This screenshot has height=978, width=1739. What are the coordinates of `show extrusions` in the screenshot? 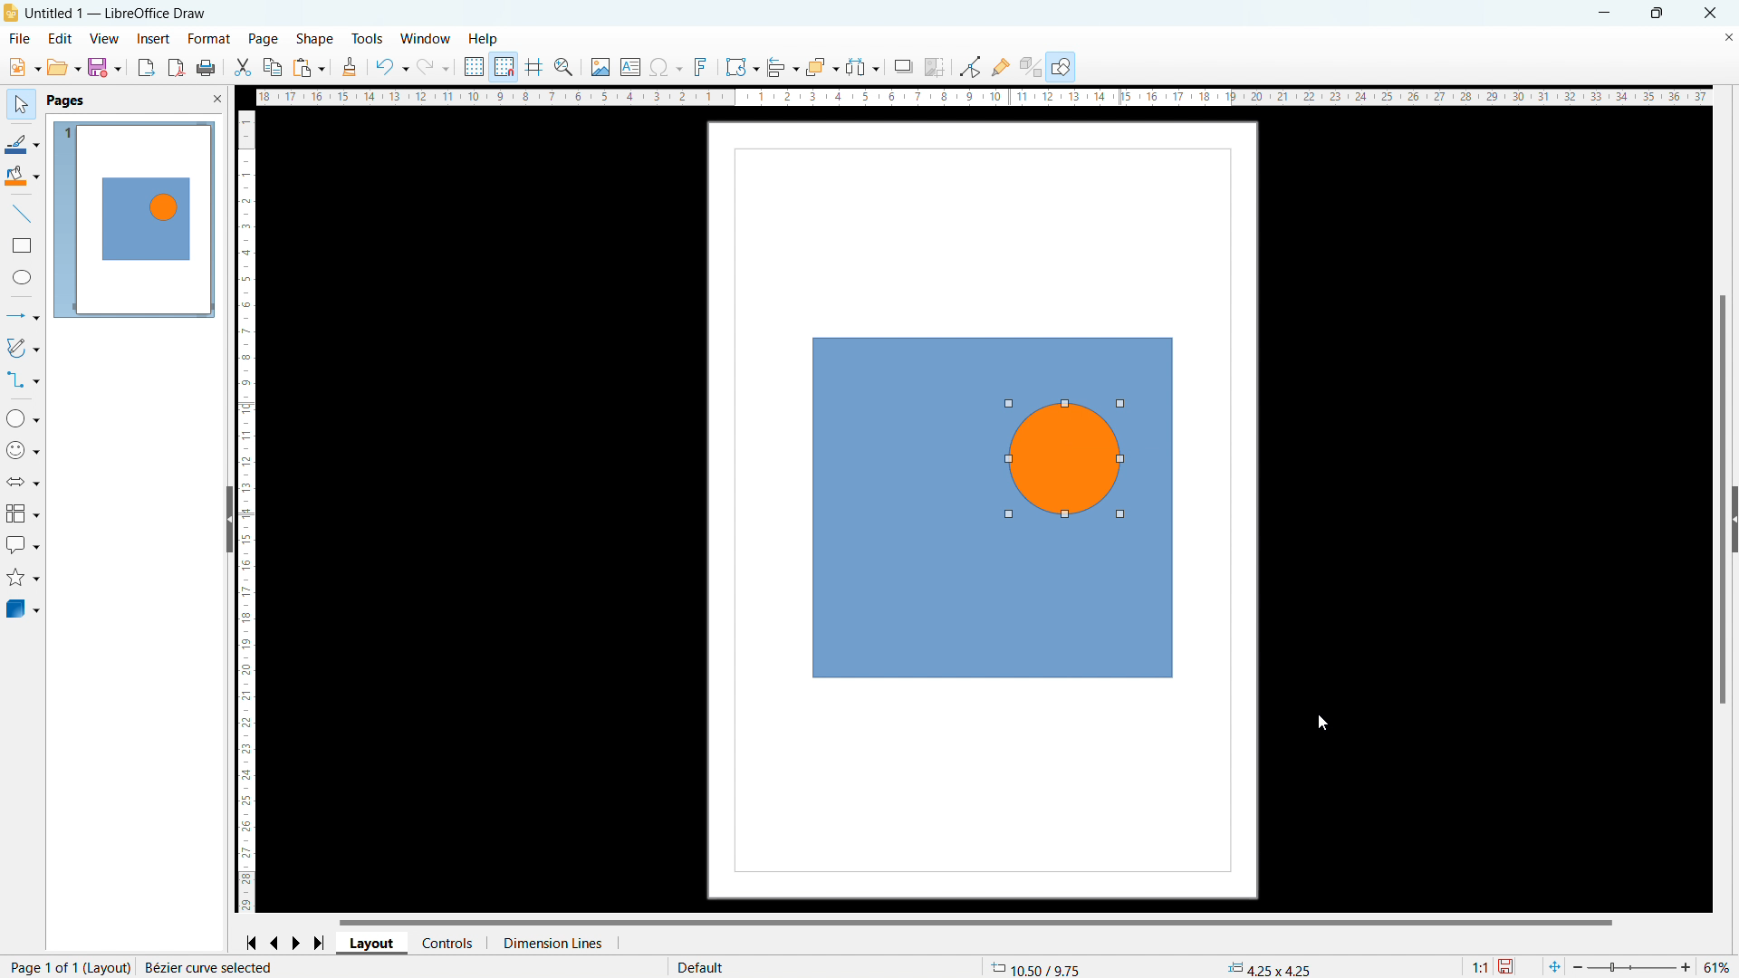 It's located at (1032, 67).